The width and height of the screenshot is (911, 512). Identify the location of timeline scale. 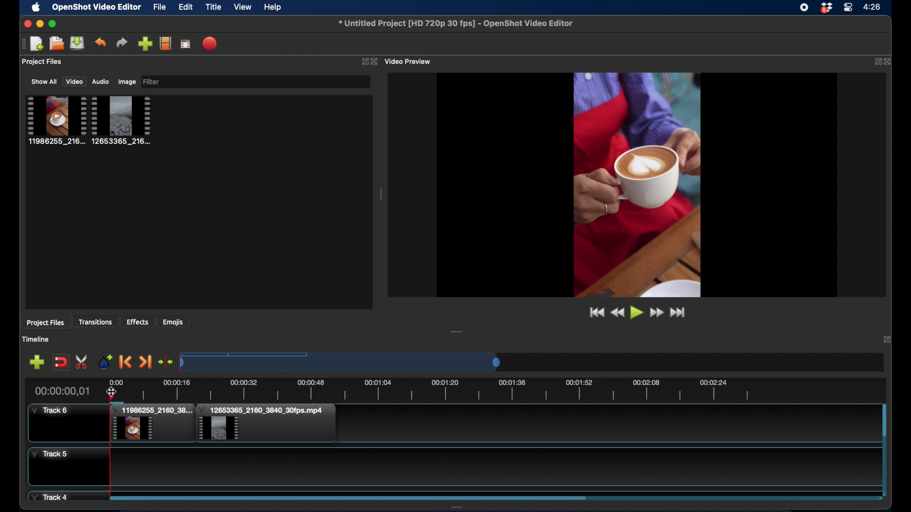
(342, 362).